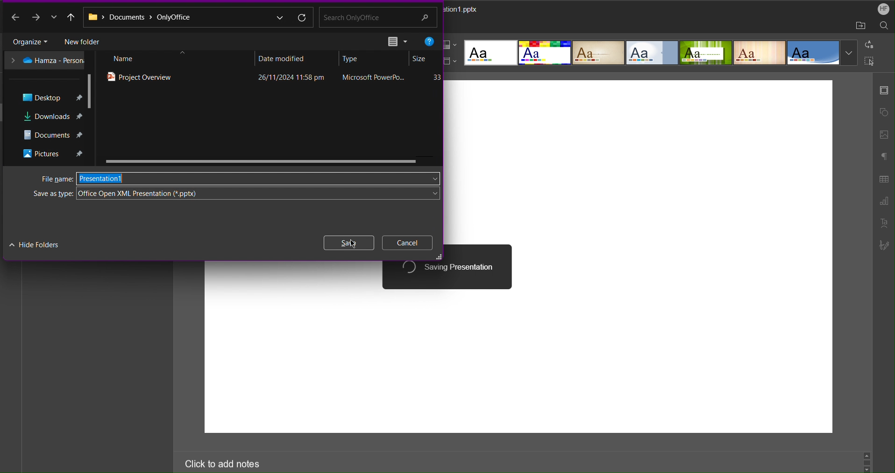 This screenshot has height=473, width=895. What do you see at coordinates (50, 97) in the screenshot?
I see `Desktop` at bounding box center [50, 97].